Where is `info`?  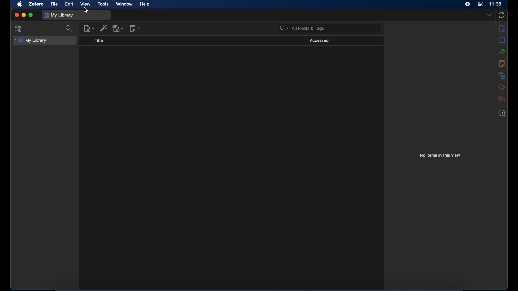 info is located at coordinates (502, 28).